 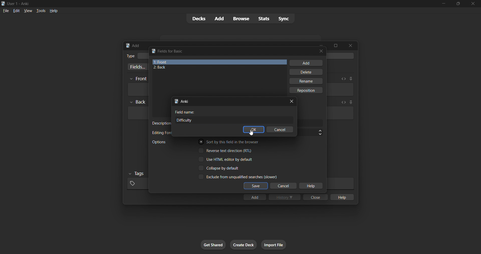 I want to click on decks, so click(x=198, y=19).